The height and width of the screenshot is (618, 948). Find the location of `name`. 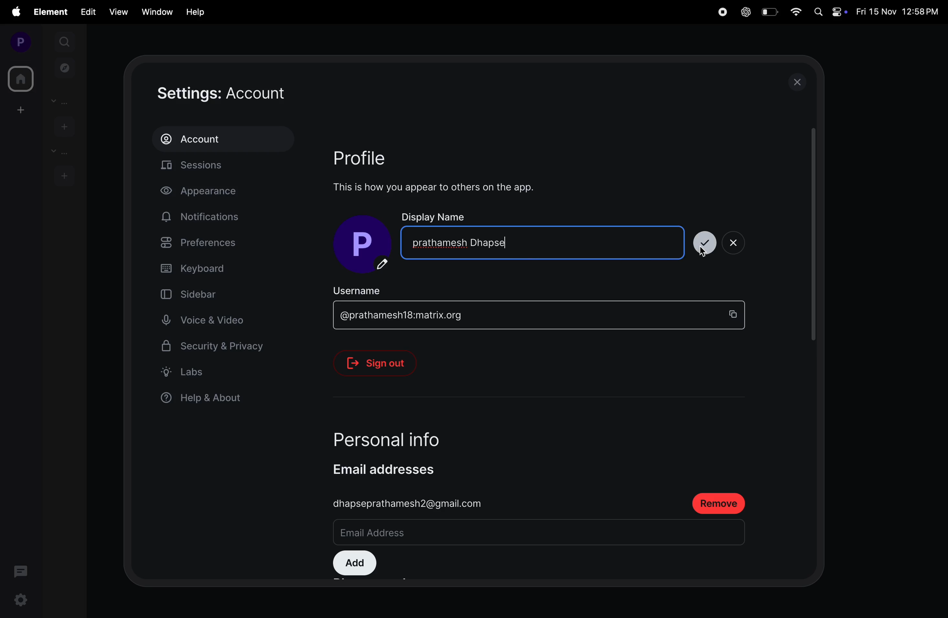

name is located at coordinates (544, 241).